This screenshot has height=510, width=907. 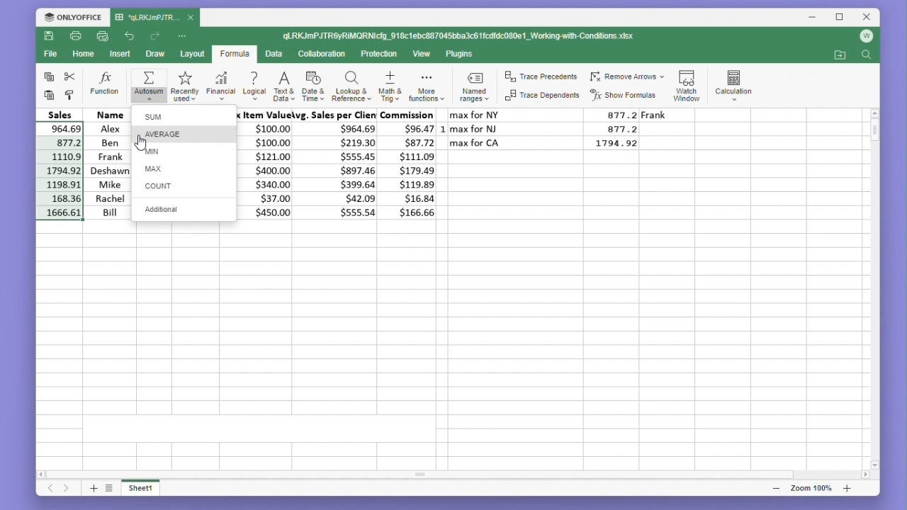 What do you see at coordinates (58, 170) in the screenshot?
I see `Selected cells` at bounding box center [58, 170].